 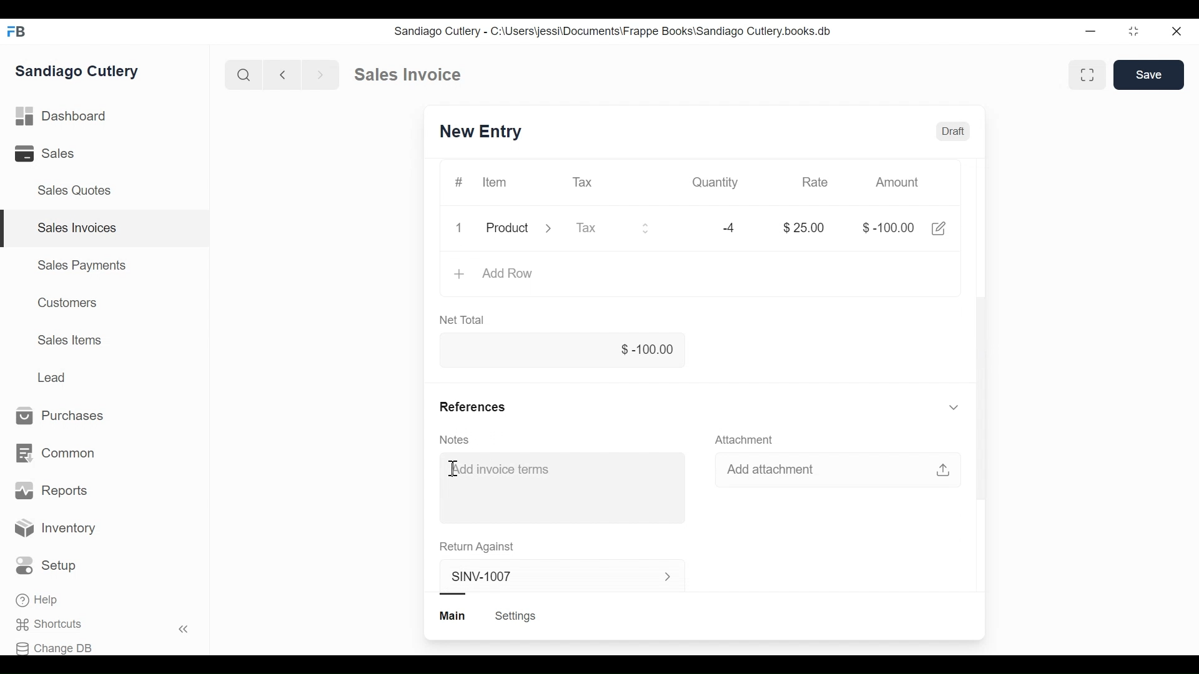 What do you see at coordinates (518, 228) in the screenshot?
I see `Product` at bounding box center [518, 228].